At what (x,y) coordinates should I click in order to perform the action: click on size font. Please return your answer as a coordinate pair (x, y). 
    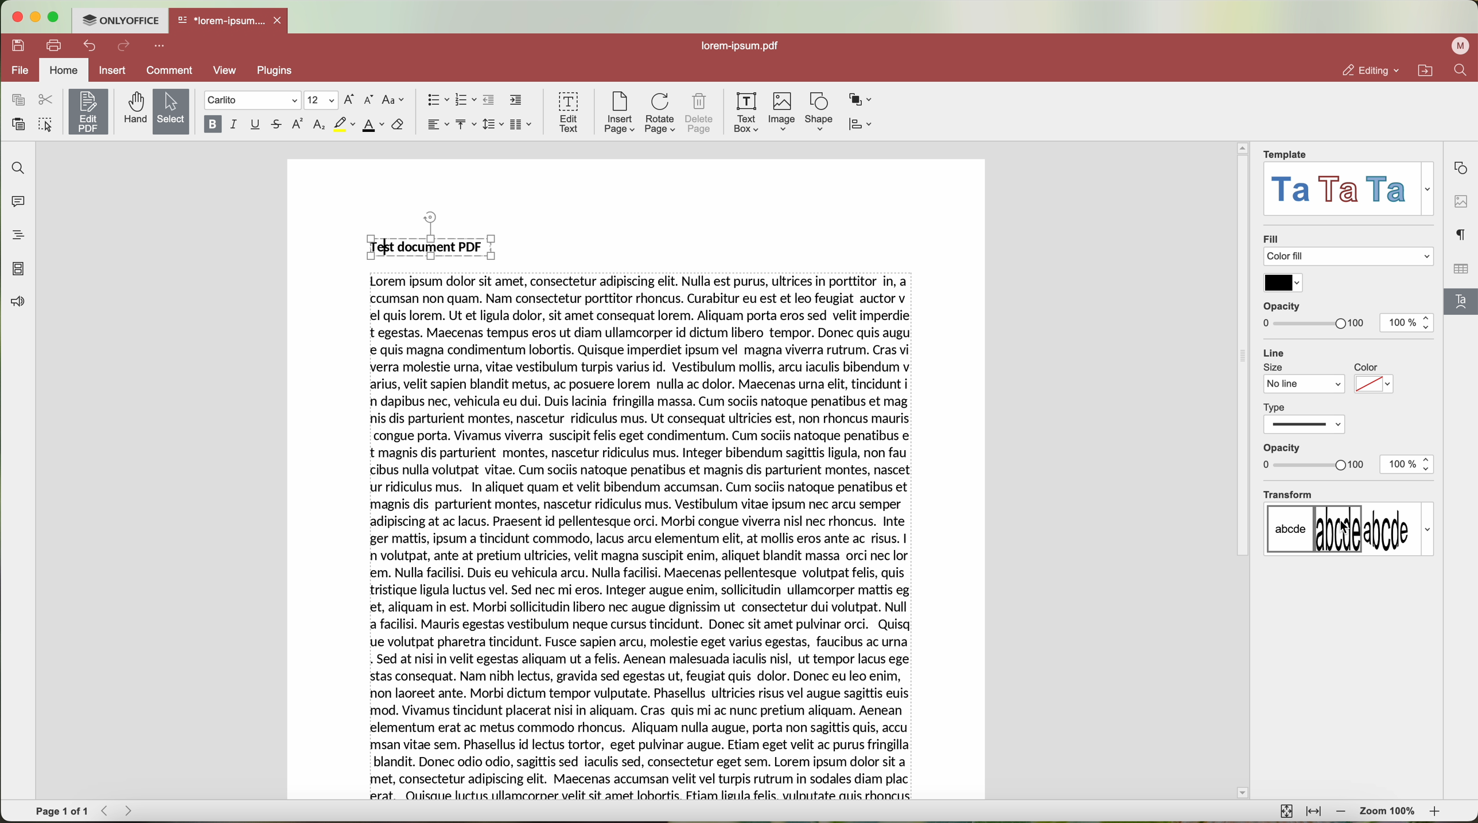
    Looking at the image, I should click on (320, 100).